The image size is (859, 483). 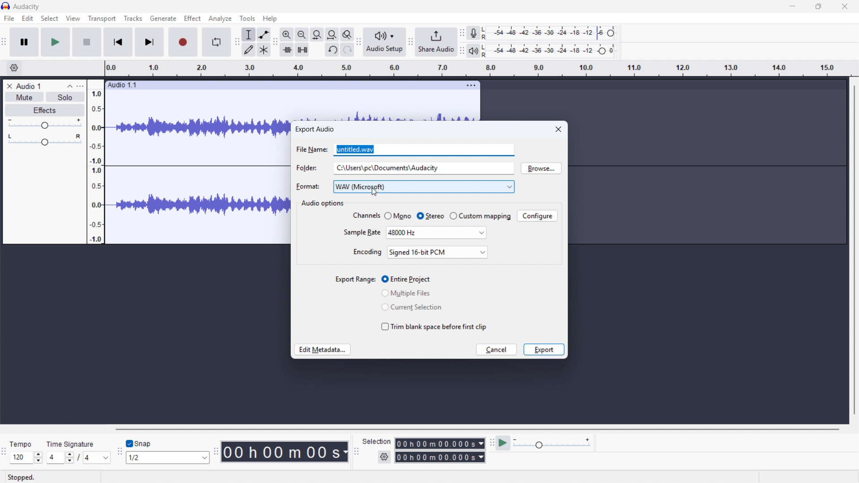 I want to click on Share audio , so click(x=437, y=42).